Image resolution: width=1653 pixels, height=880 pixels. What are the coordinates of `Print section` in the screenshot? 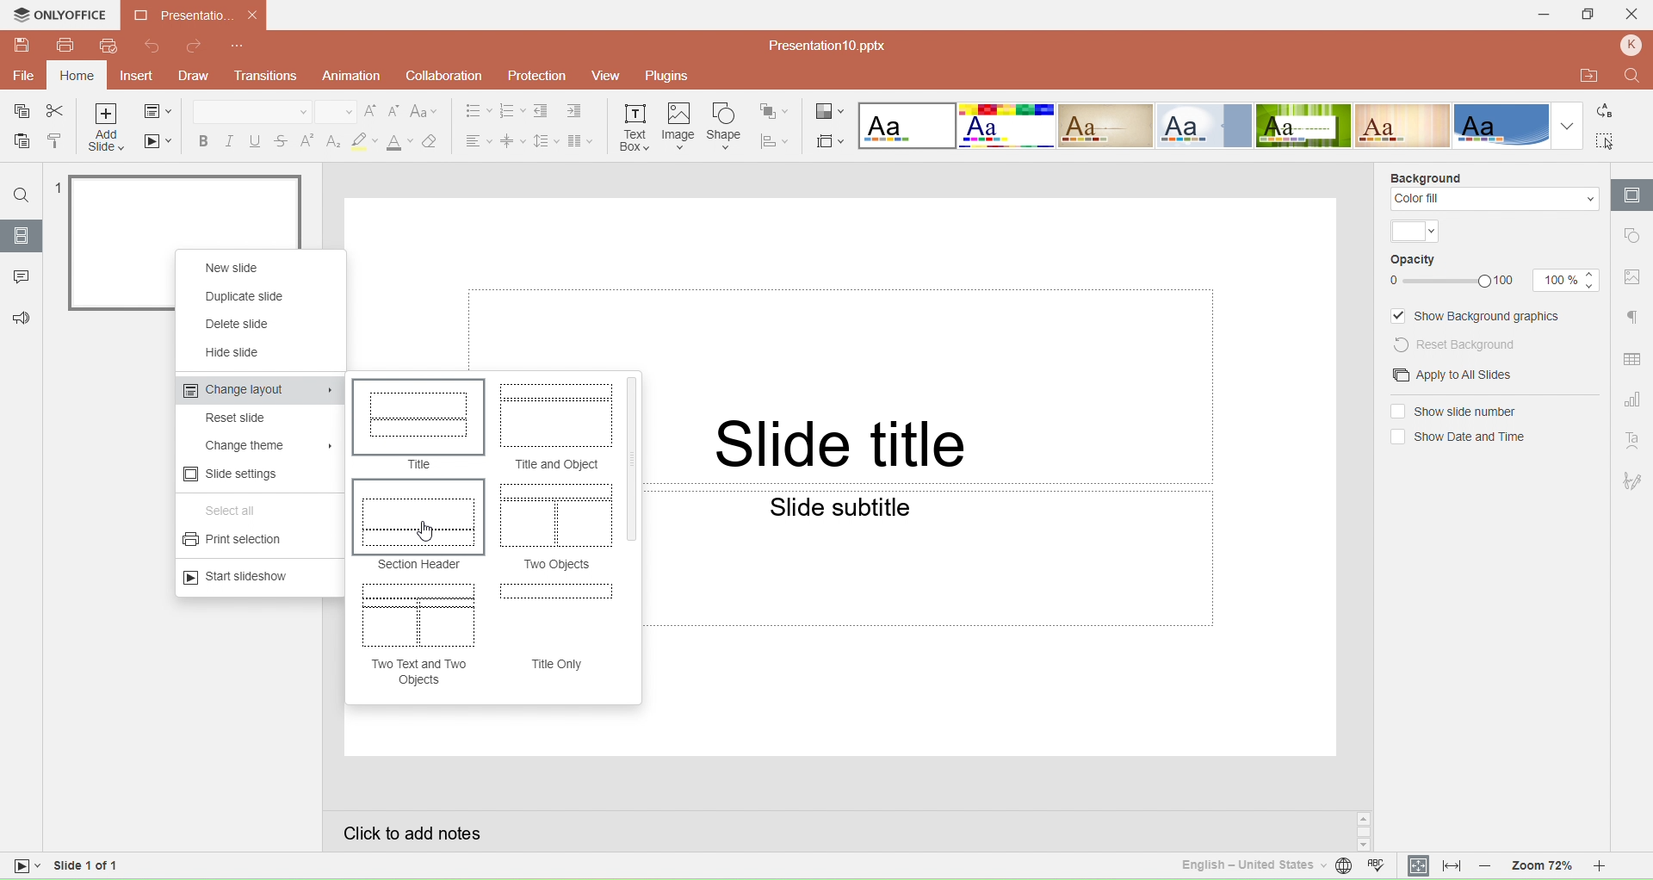 It's located at (238, 542).